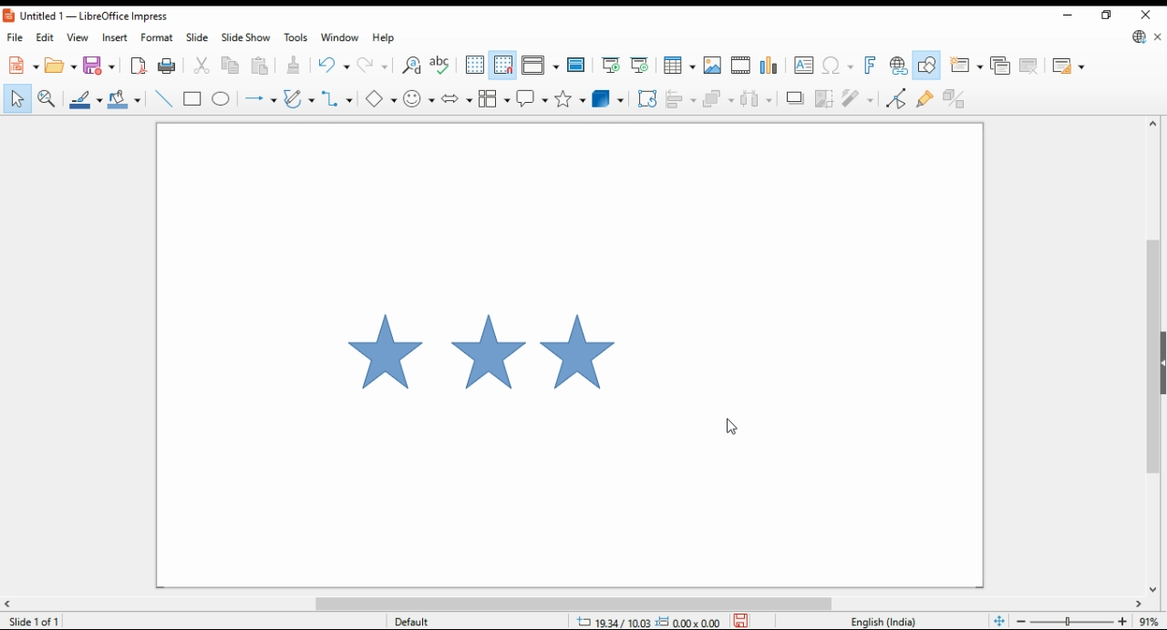 The height and width of the screenshot is (630, 1167). I want to click on libre office updte, so click(1137, 36).